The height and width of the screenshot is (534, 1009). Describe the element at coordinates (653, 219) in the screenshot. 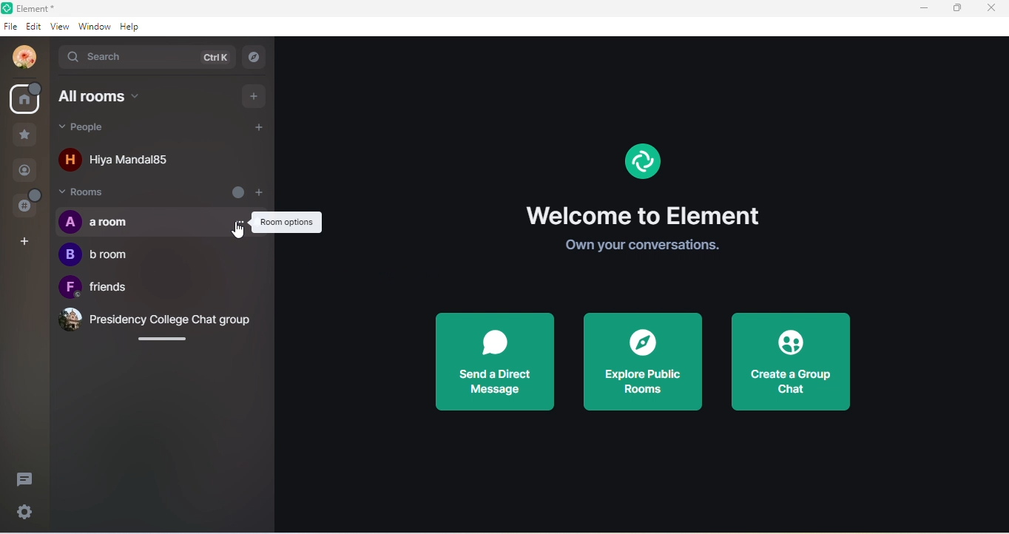

I see `welcome to element` at that location.